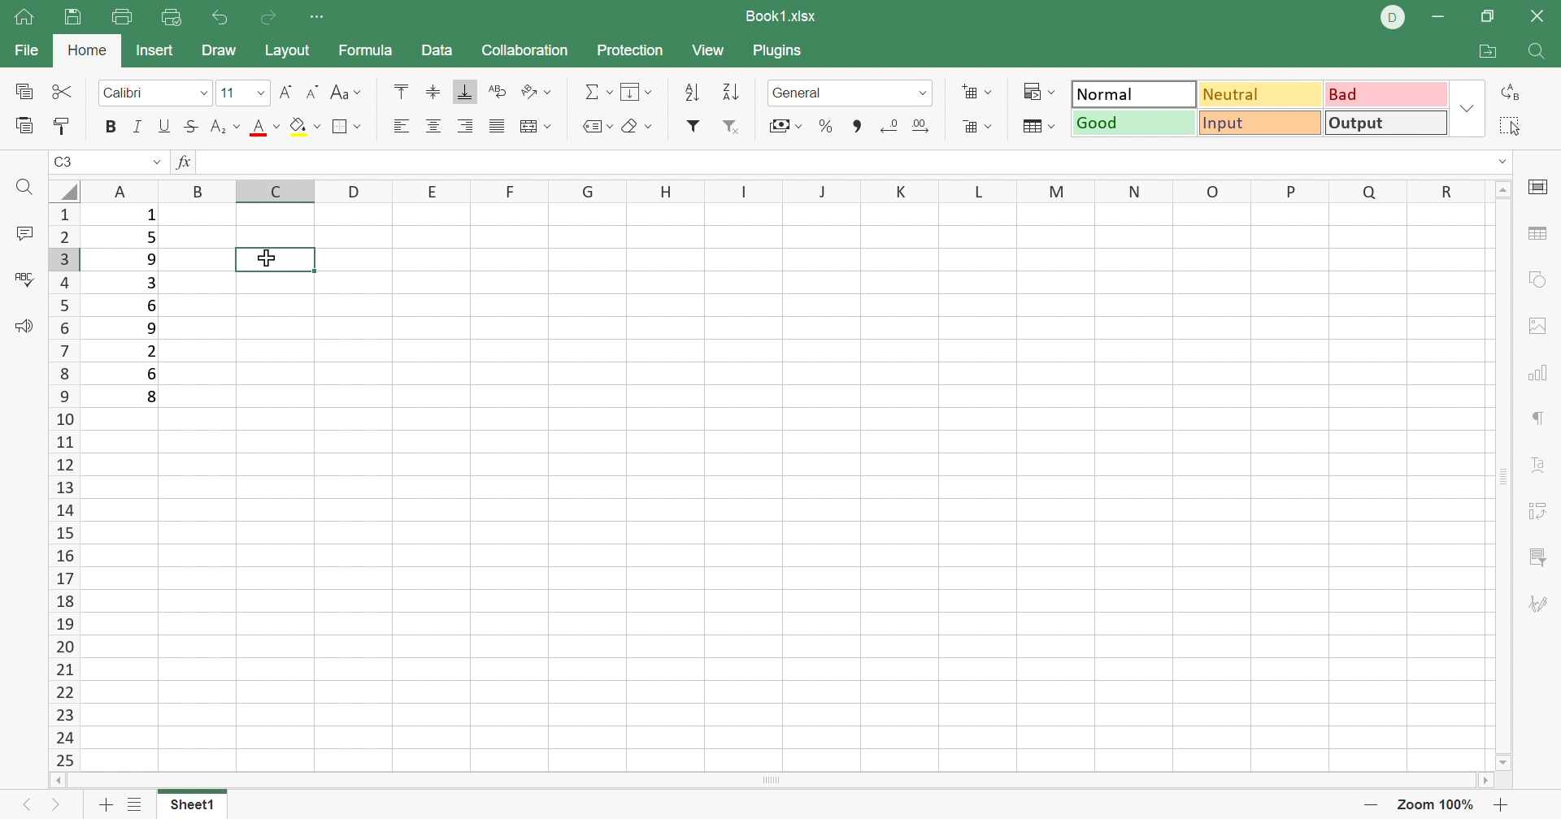 This screenshot has width=1561, height=819. What do you see at coordinates (462, 90) in the screenshot?
I see `Align bottom` at bounding box center [462, 90].